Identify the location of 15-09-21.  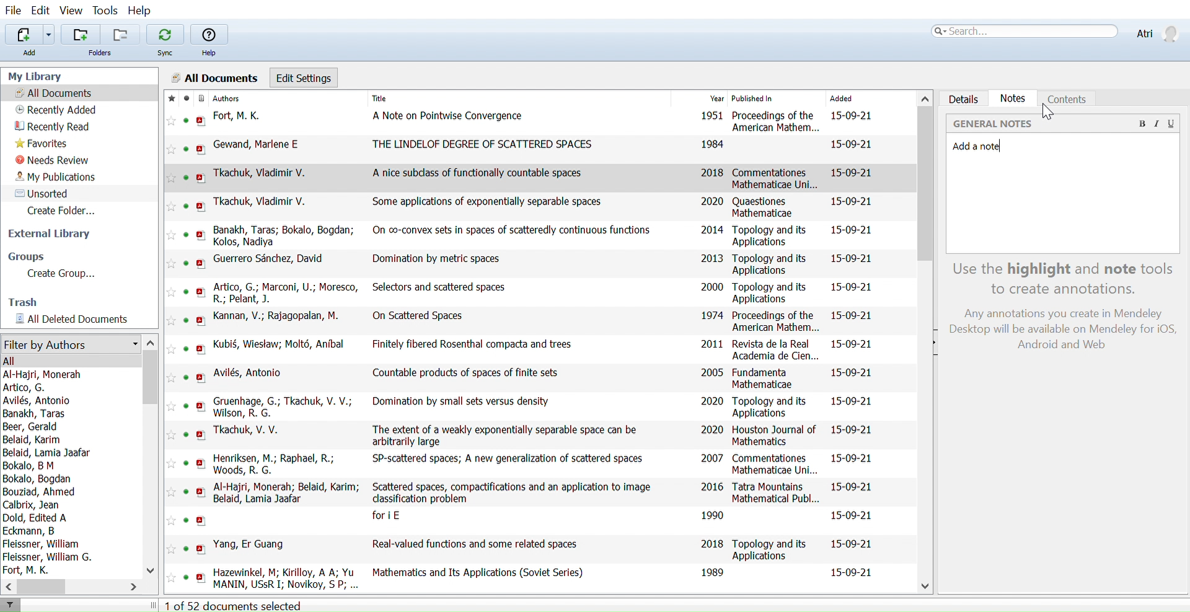
(851, 373).